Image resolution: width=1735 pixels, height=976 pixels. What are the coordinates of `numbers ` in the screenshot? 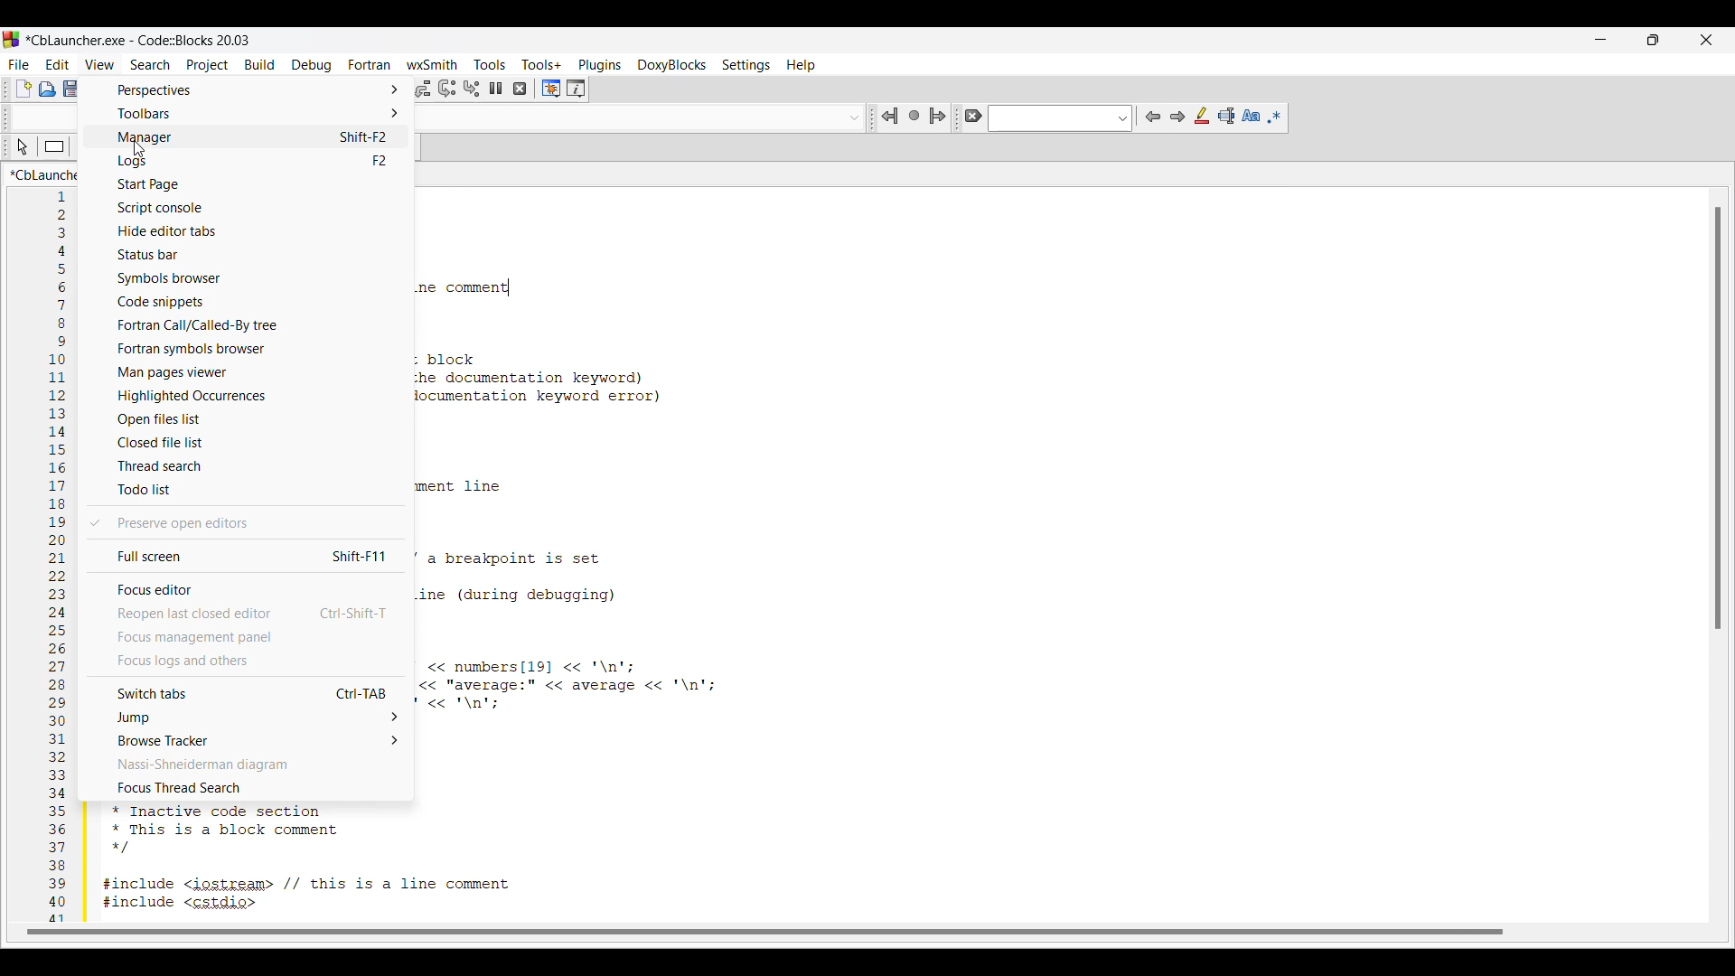 It's located at (53, 557).